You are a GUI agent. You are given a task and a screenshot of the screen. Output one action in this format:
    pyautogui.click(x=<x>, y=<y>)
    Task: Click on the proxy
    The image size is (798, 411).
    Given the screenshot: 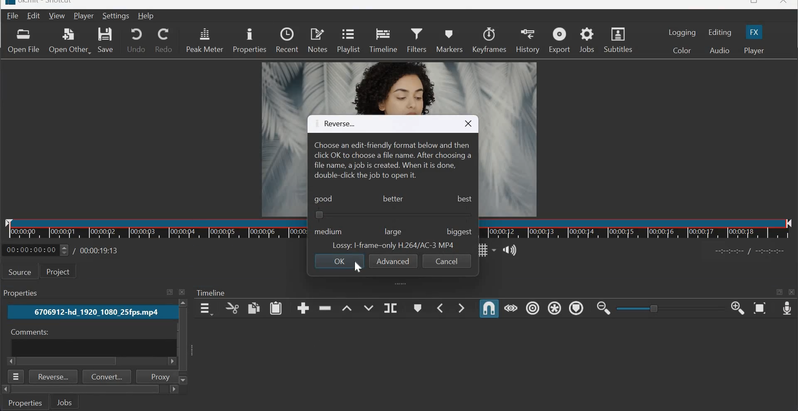 What is the action you would take?
    pyautogui.click(x=156, y=376)
    